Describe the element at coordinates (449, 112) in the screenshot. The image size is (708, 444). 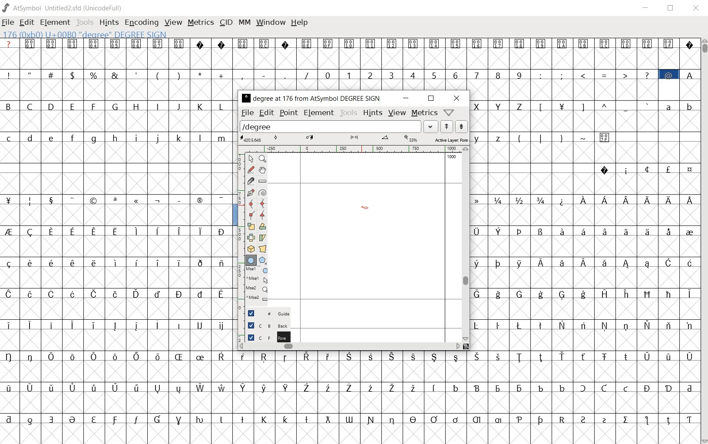
I see `help/window` at that location.